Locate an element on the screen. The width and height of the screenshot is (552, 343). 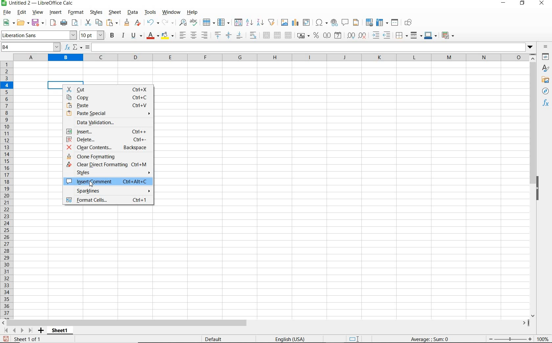
undo is located at coordinates (152, 22).